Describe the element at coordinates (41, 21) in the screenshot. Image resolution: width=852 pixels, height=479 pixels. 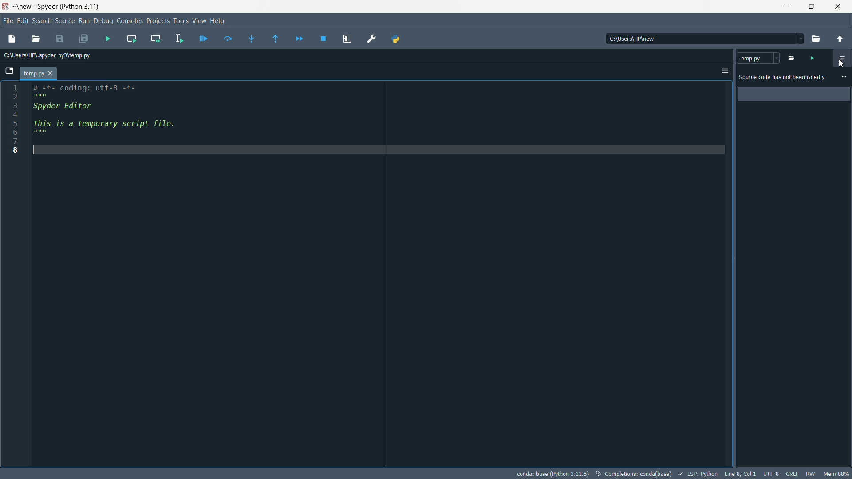
I see `search menu` at that location.